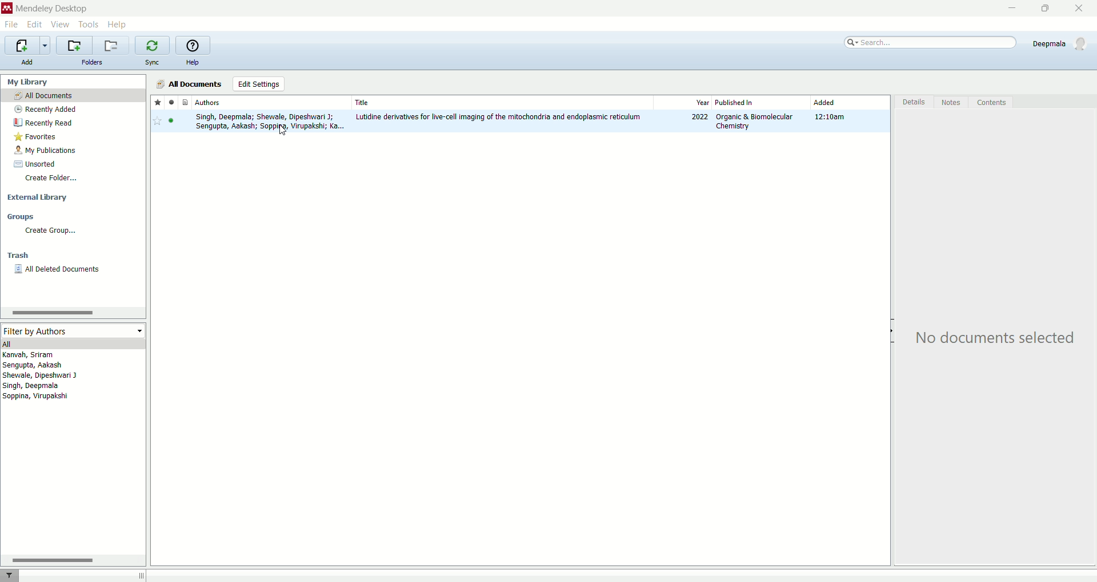 This screenshot has height=582, width=1097. Describe the element at coordinates (74, 81) in the screenshot. I see `My Library` at that location.